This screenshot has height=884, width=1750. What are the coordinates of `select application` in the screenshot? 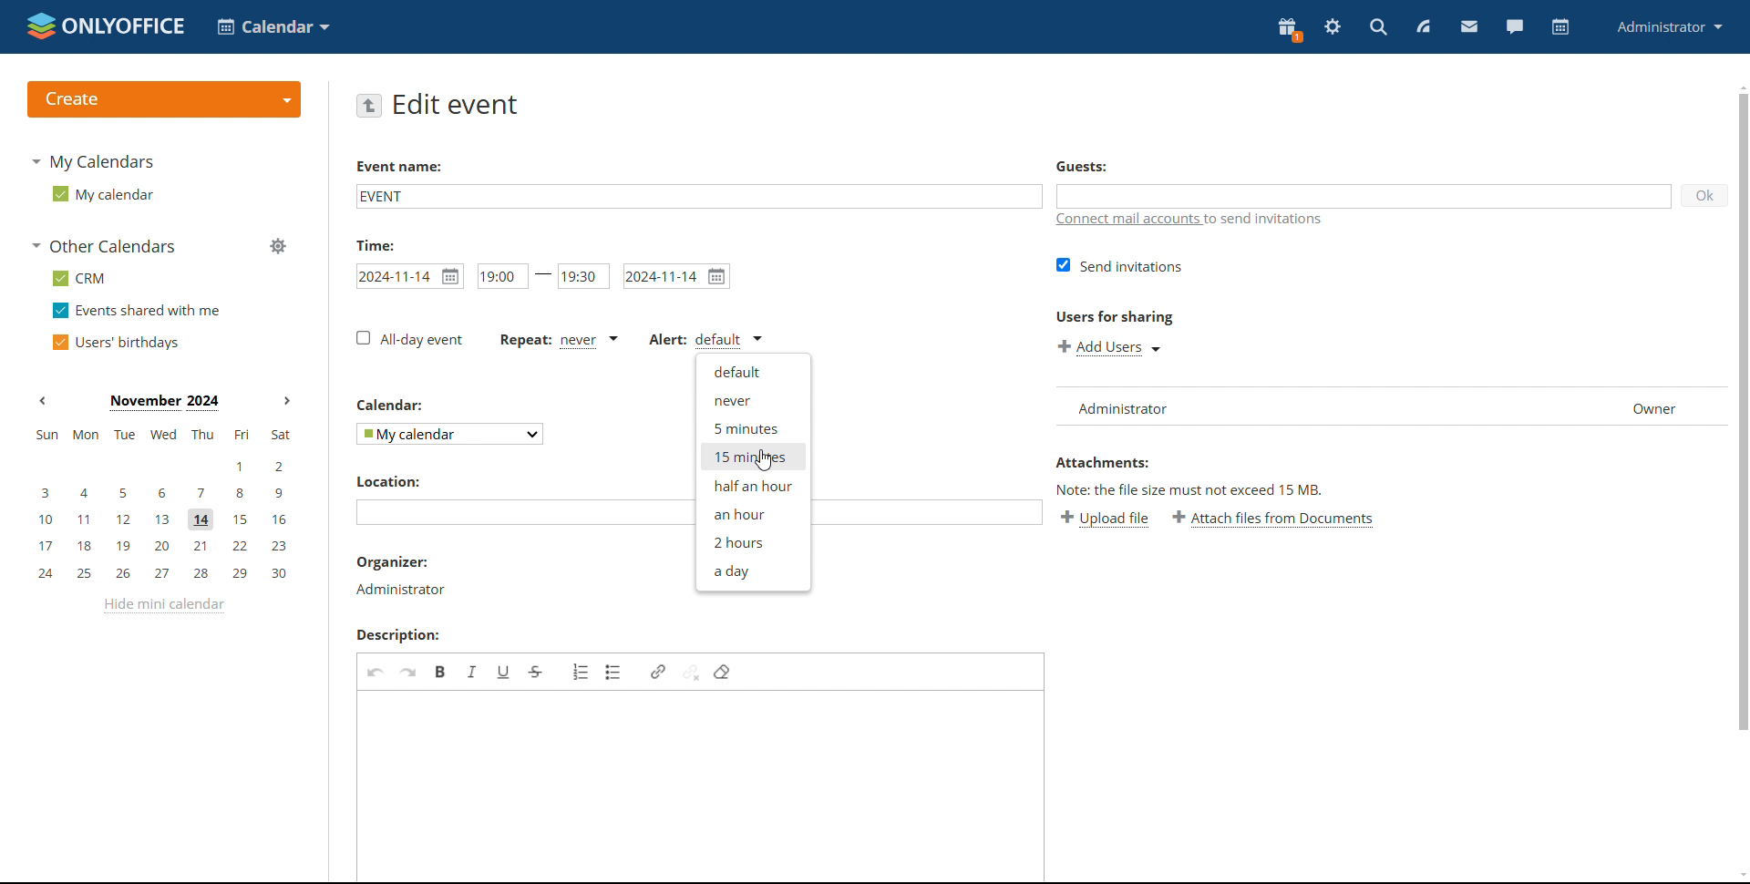 It's located at (275, 26).